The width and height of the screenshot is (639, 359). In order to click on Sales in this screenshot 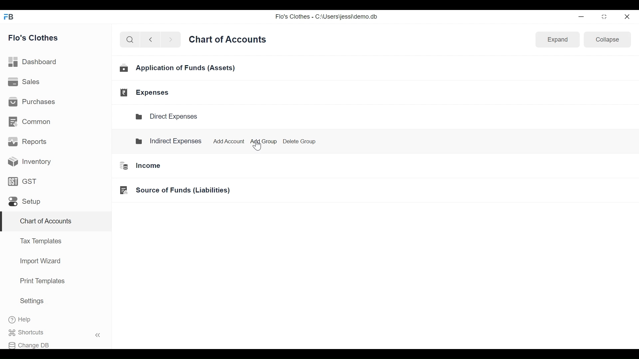, I will do `click(25, 82)`.